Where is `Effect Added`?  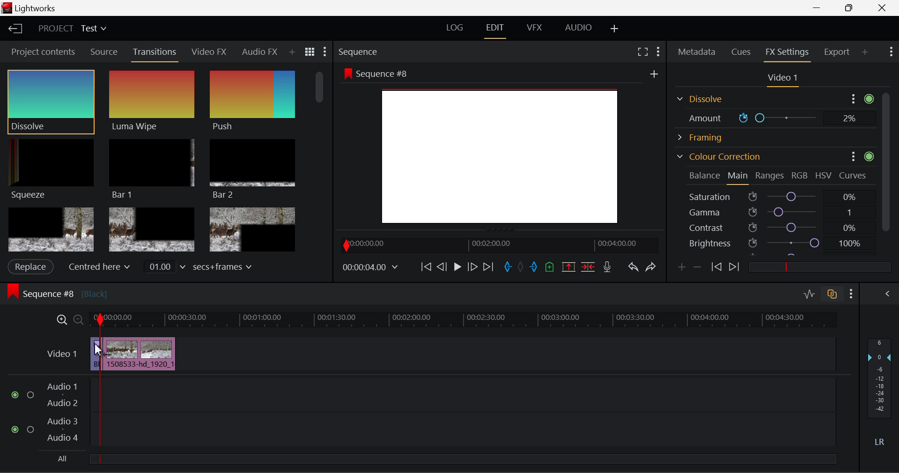
Effect Added is located at coordinates (147, 354).